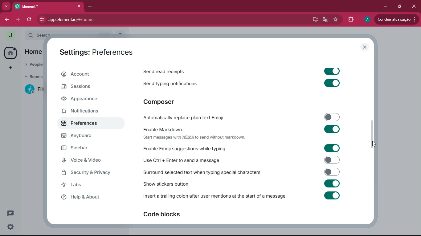  Describe the element at coordinates (85, 112) in the screenshot. I see `notifications` at that location.